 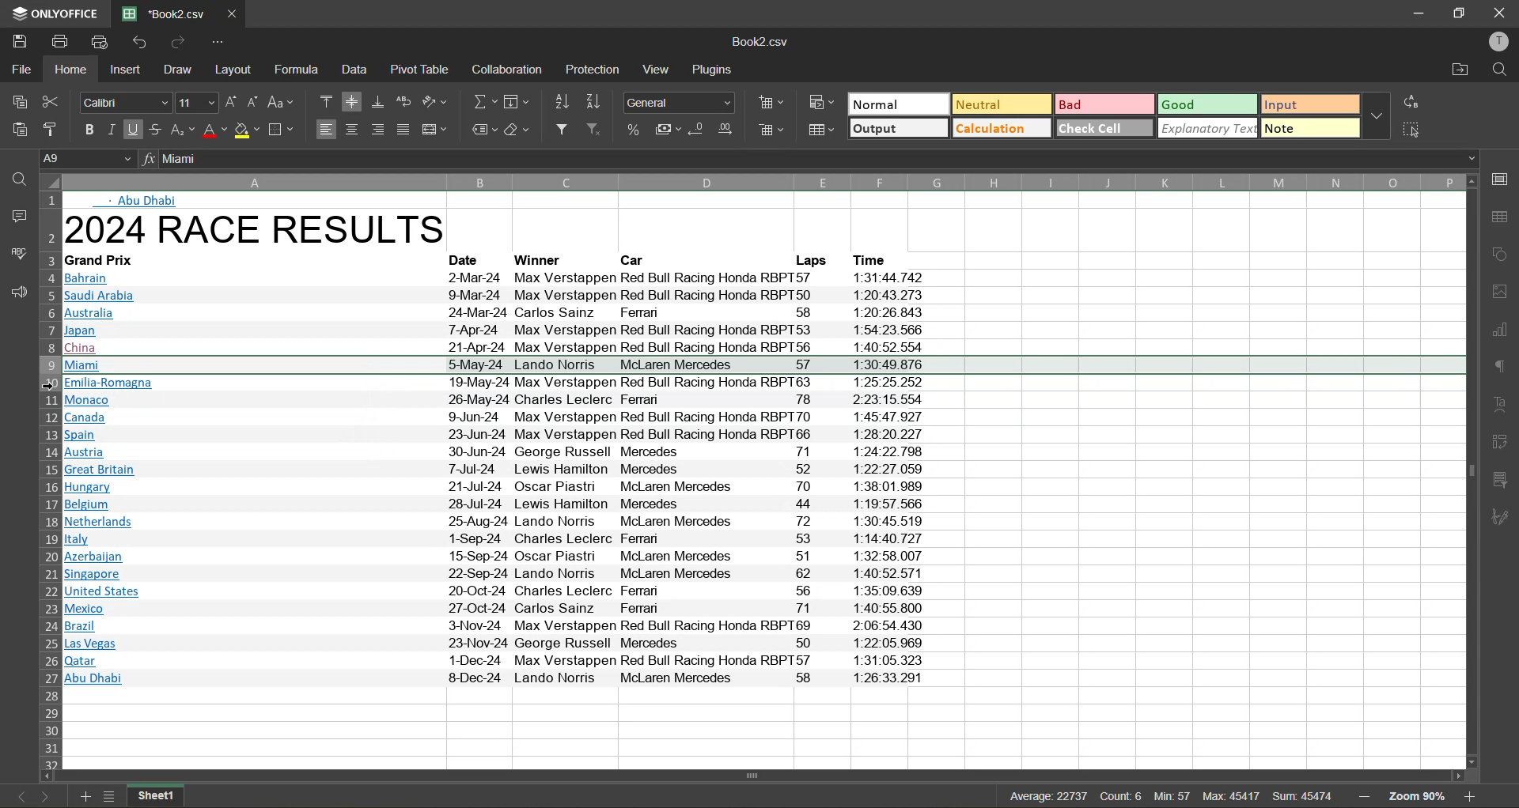 I want to click on Laps, so click(x=811, y=259).